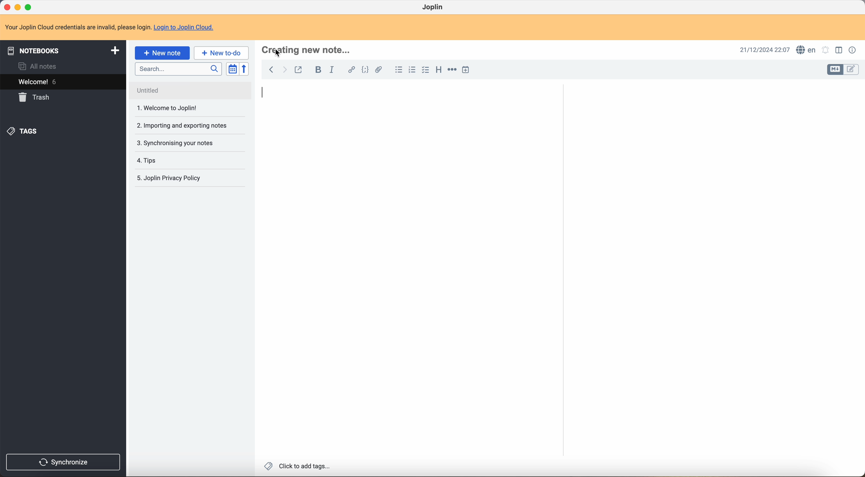 This screenshot has width=865, height=477. Describe the element at coordinates (465, 69) in the screenshot. I see `insert time` at that location.